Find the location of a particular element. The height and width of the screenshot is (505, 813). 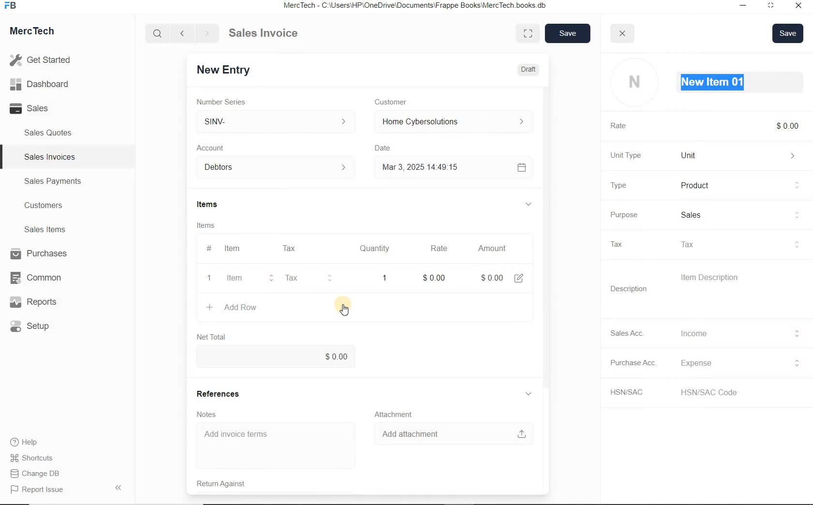

Account is located at coordinates (213, 148).